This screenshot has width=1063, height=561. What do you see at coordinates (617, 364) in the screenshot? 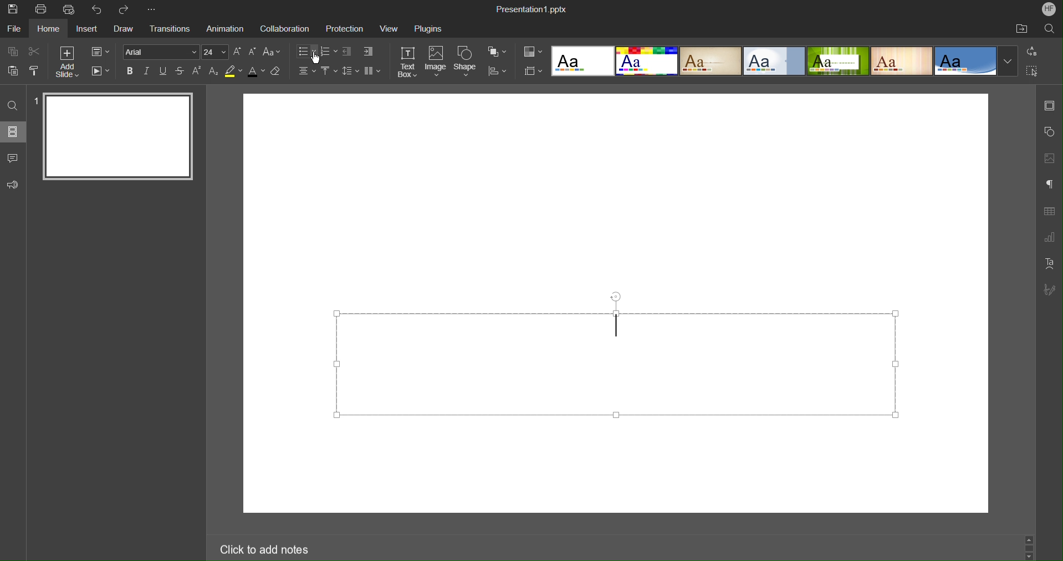
I see `text editor` at bounding box center [617, 364].